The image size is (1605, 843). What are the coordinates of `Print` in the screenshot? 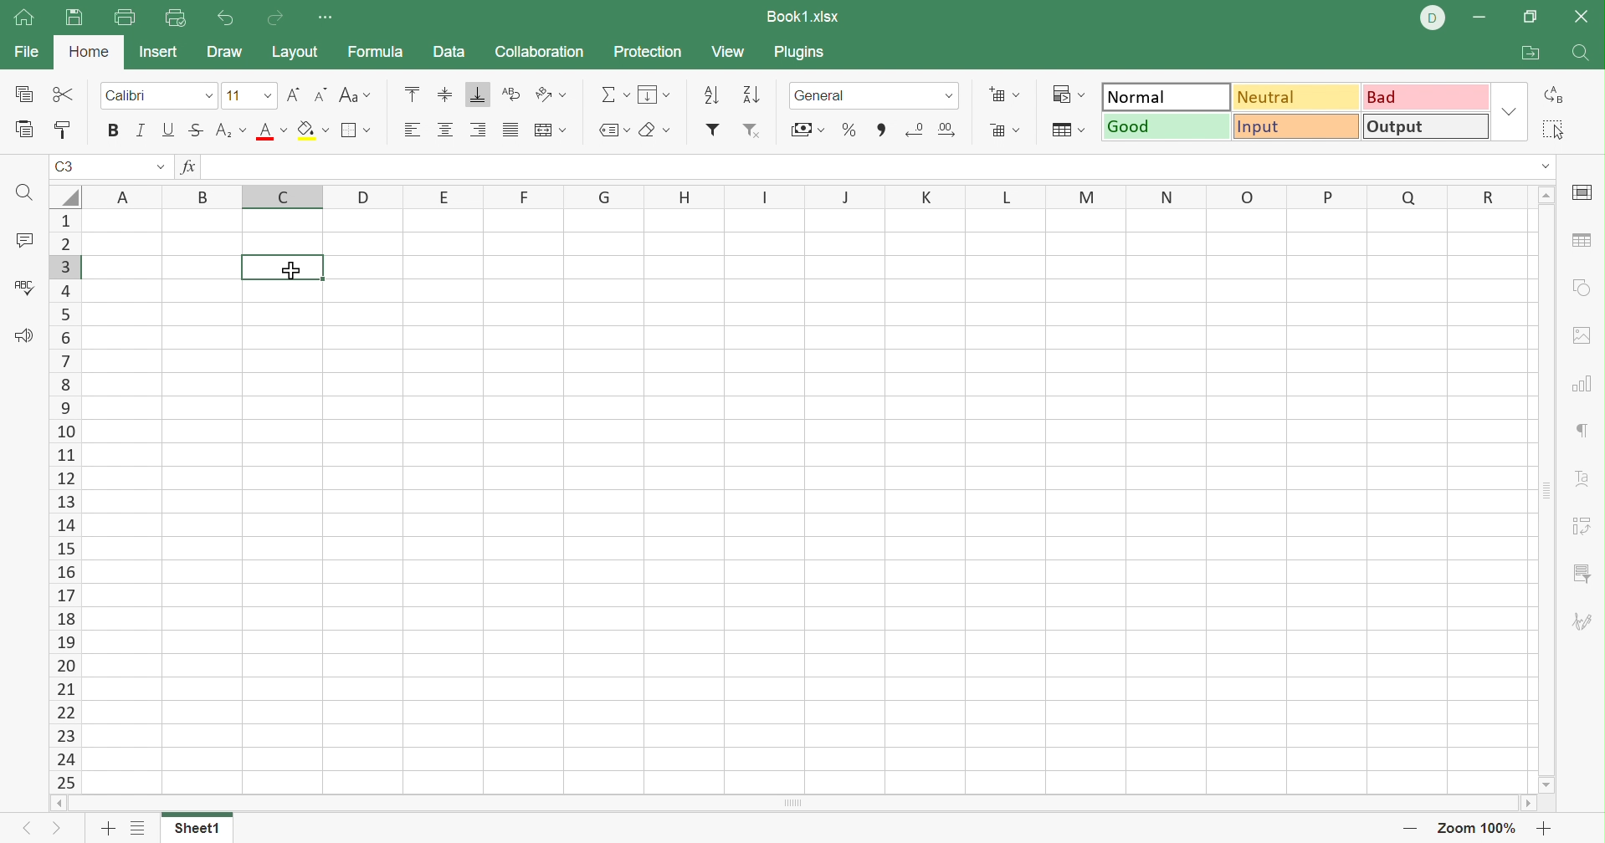 It's located at (122, 18).